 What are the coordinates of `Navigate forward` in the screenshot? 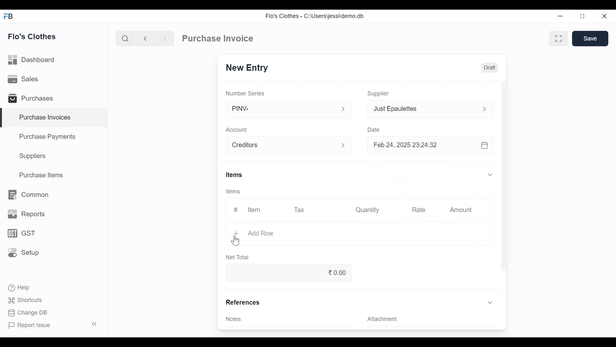 It's located at (164, 39).